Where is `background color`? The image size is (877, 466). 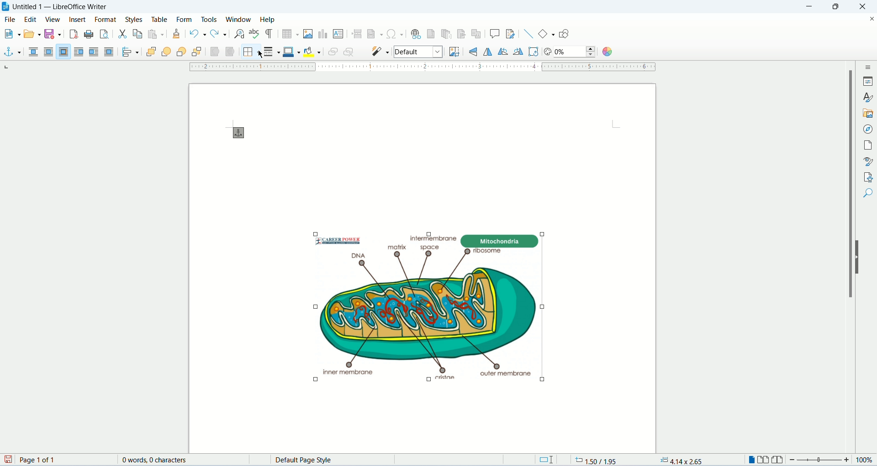
background color is located at coordinates (312, 52).